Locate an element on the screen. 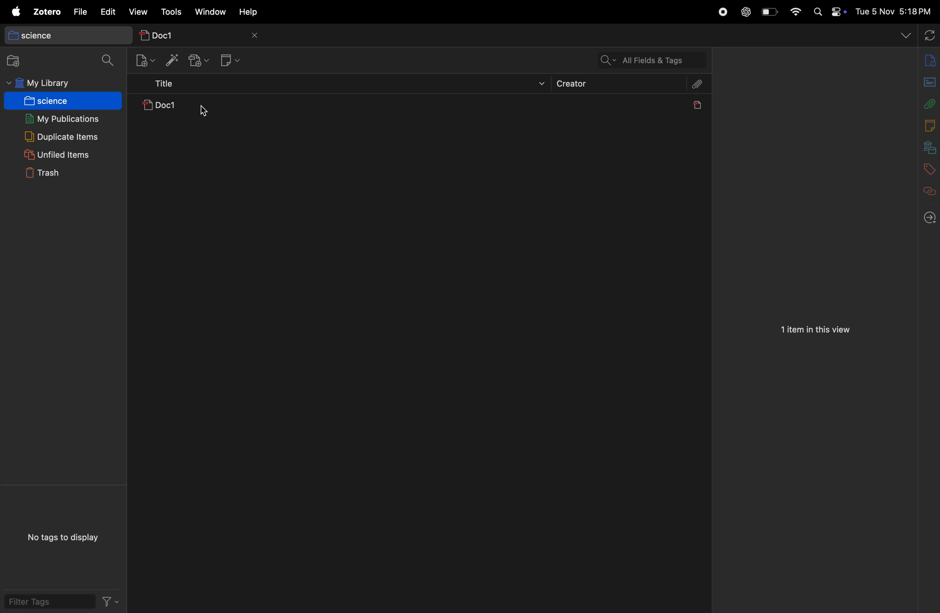 The height and width of the screenshot is (613, 940). filter tags is located at coordinates (63, 603).